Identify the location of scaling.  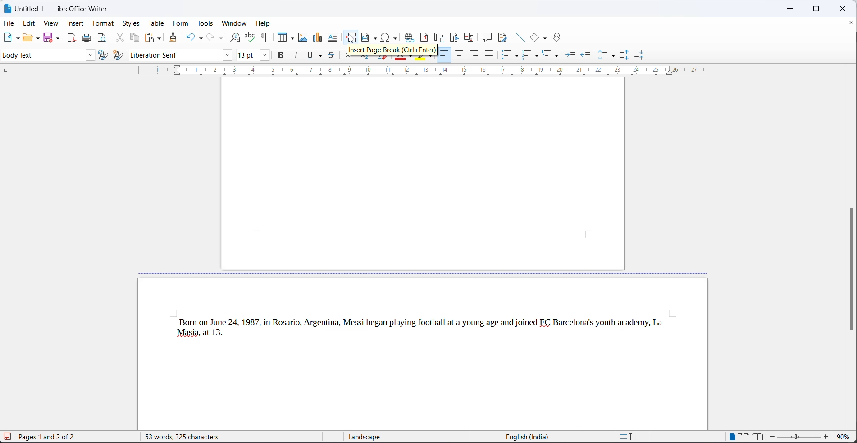
(423, 72).